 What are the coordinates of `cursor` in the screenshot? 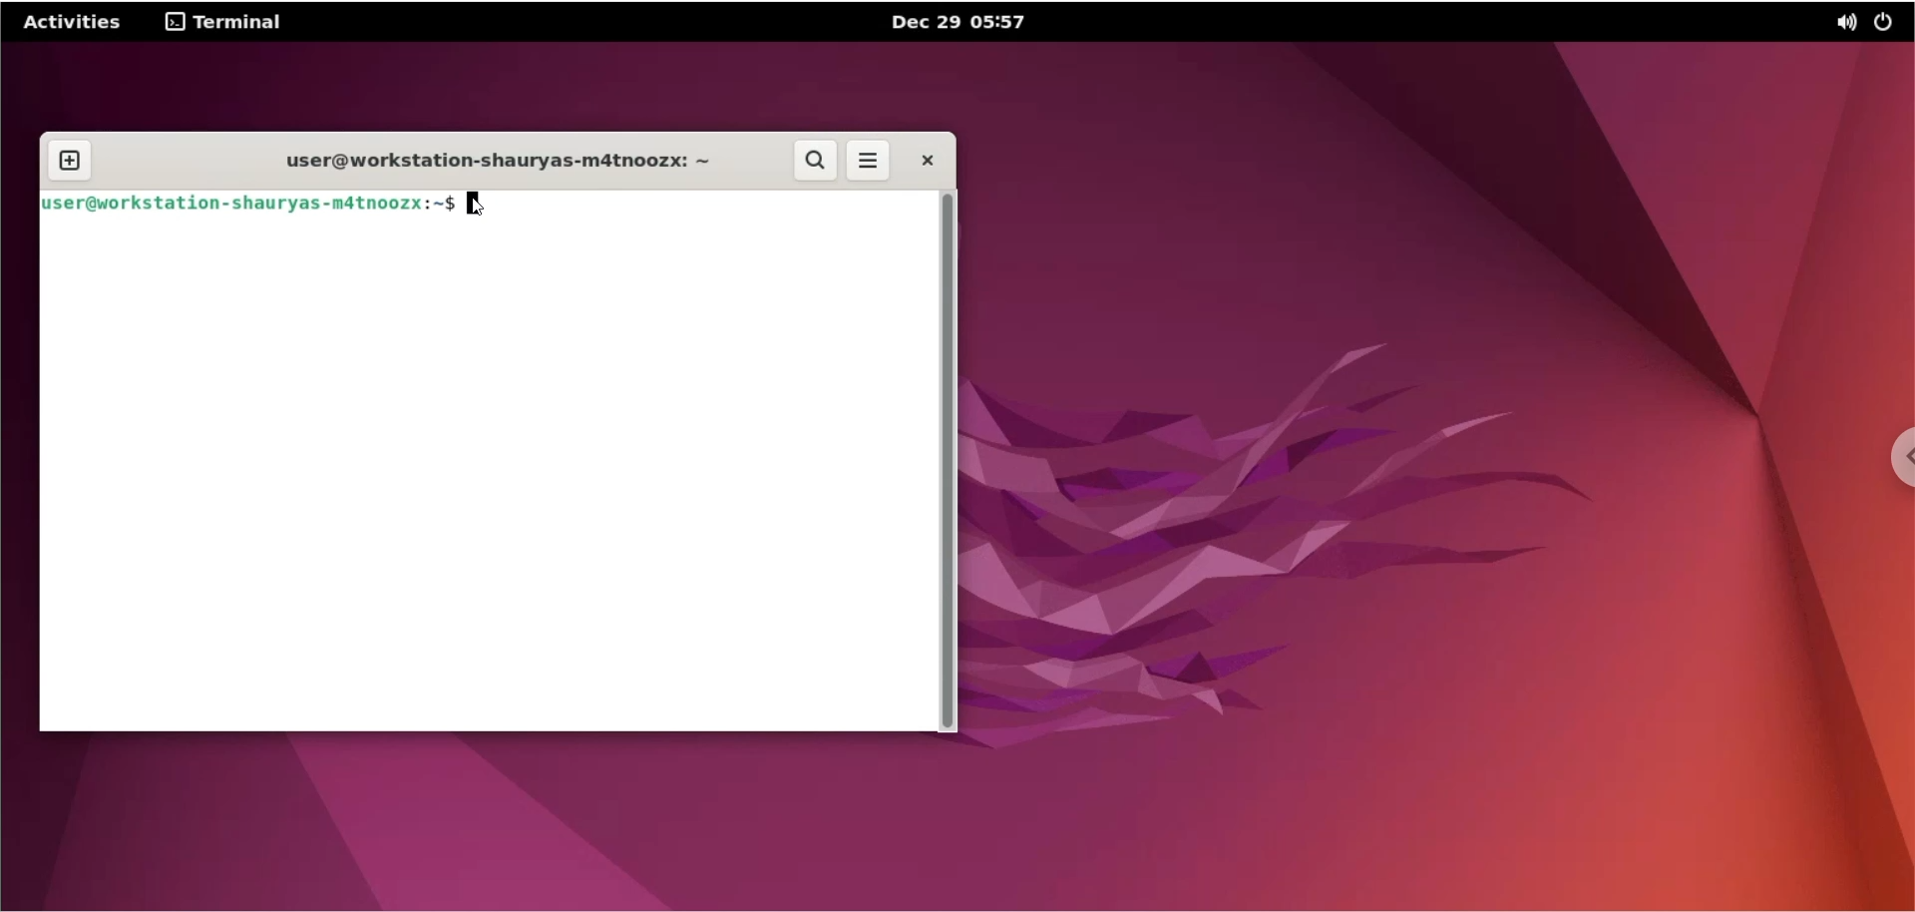 It's located at (476, 203).